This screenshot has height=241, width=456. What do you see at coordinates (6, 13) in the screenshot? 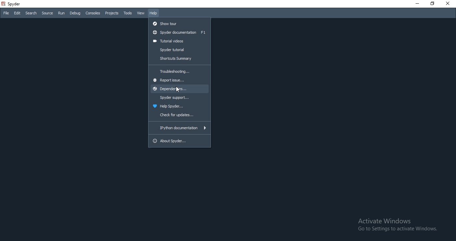
I see `File ` at bounding box center [6, 13].